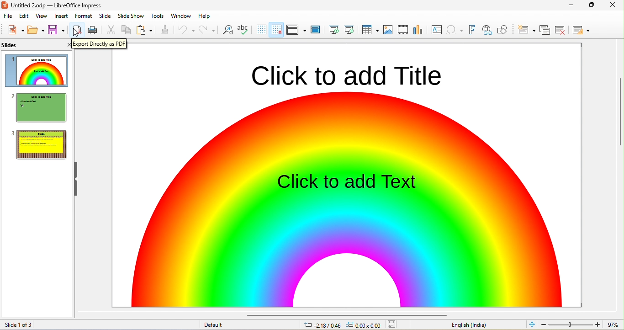 The image size is (624, 330). Describe the element at coordinates (204, 16) in the screenshot. I see `help` at that location.